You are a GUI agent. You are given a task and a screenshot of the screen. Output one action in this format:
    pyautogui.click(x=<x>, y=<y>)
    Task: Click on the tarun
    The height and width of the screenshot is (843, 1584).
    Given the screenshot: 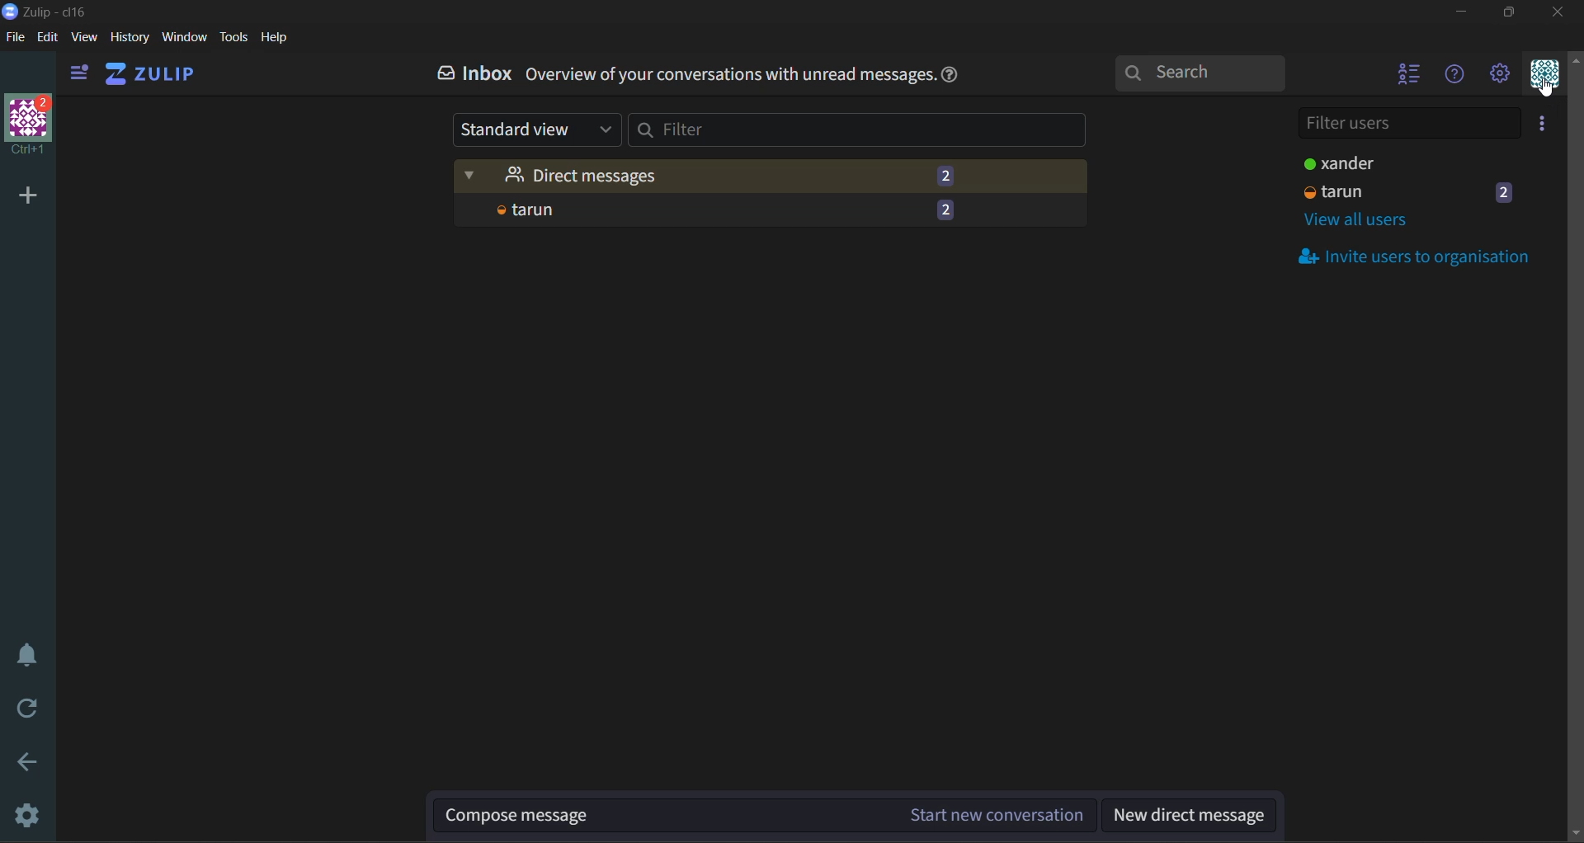 What is the action you would take?
    pyautogui.click(x=761, y=210)
    